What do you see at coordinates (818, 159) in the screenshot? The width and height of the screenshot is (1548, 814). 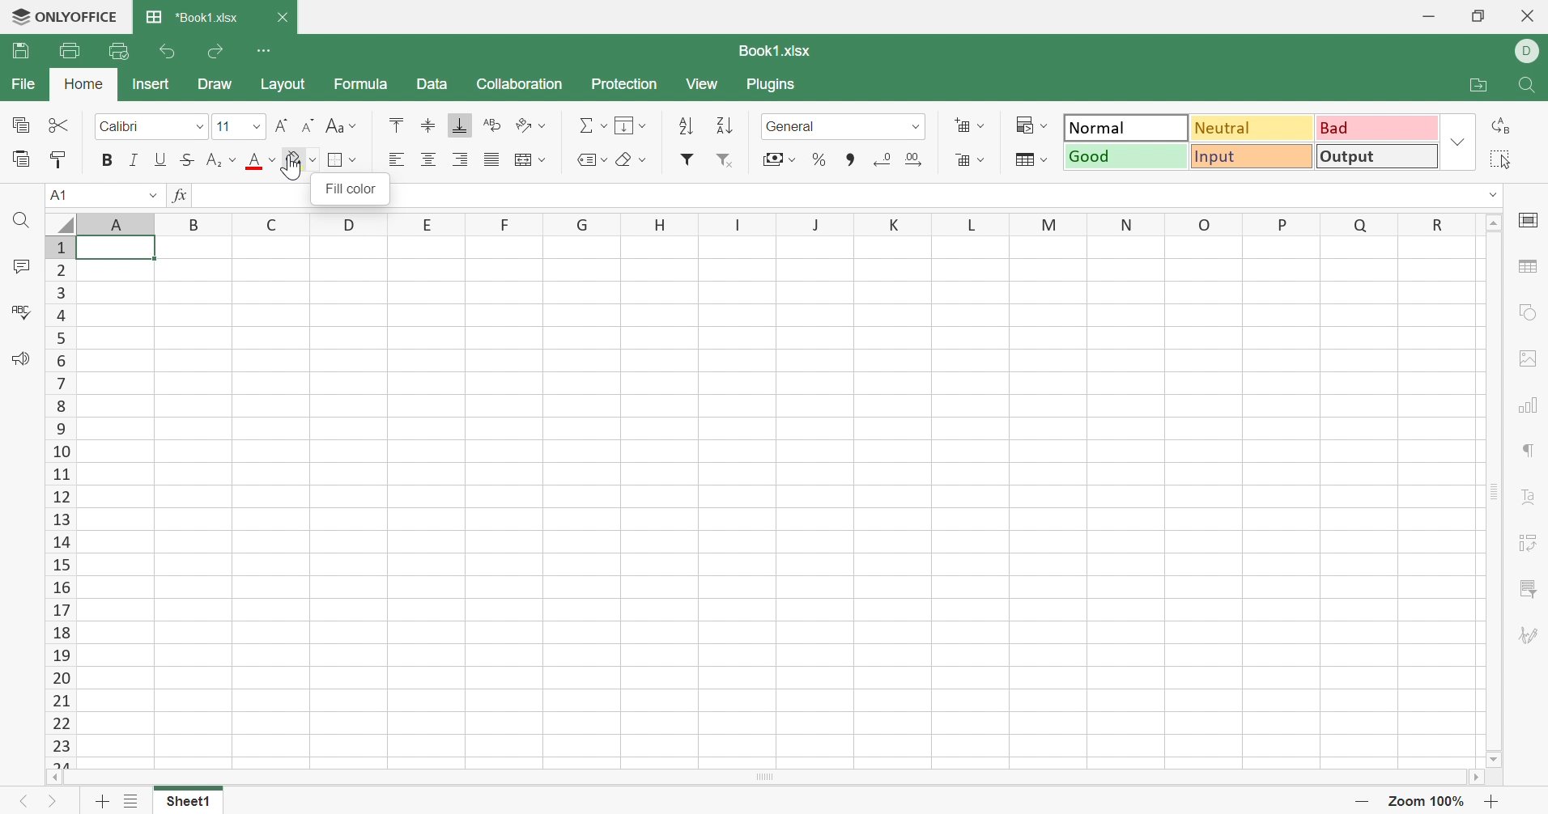 I see `Percentage style` at bounding box center [818, 159].